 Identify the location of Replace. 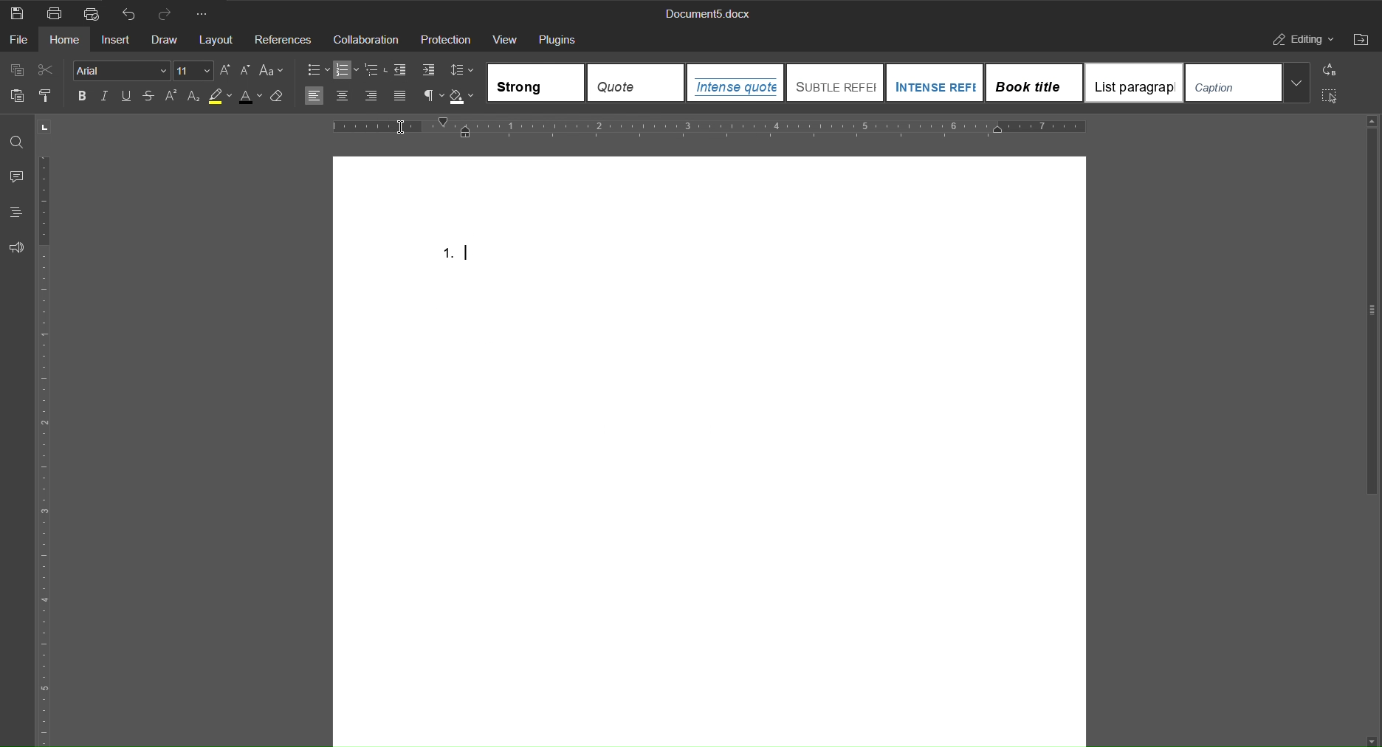
(1329, 71).